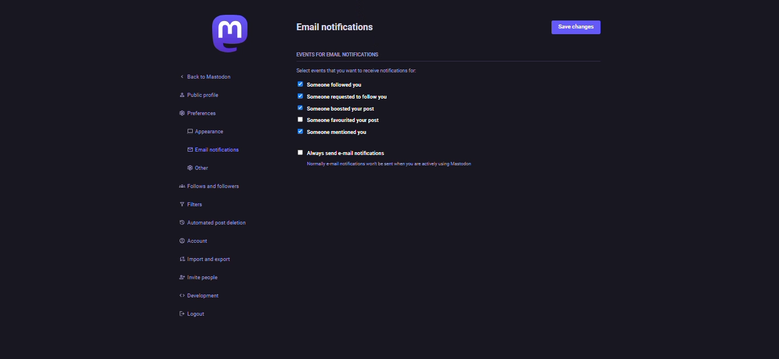 Image resolution: width=779 pixels, height=359 pixels. What do you see at coordinates (189, 115) in the screenshot?
I see `preferences` at bounding box center [189, 115].